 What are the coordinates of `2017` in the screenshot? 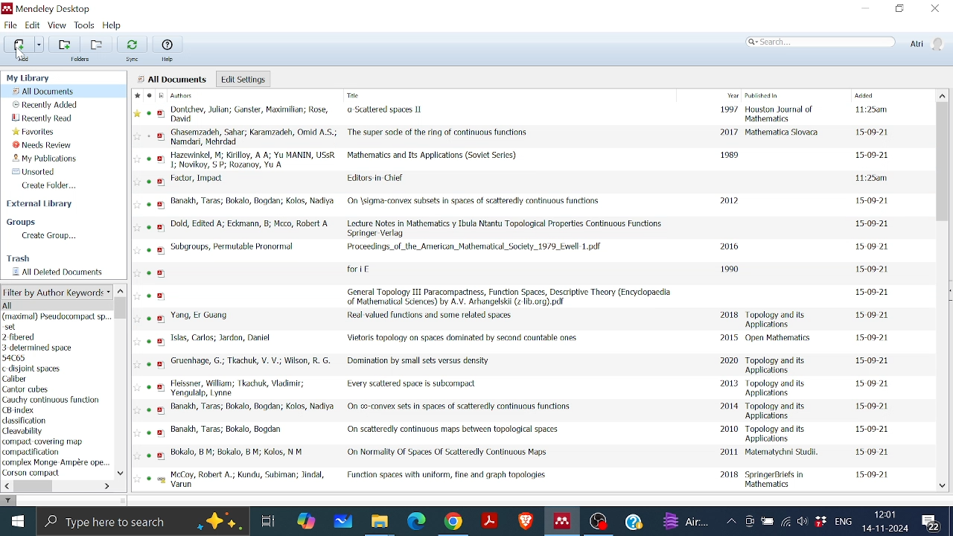 It's located at (727, 133).